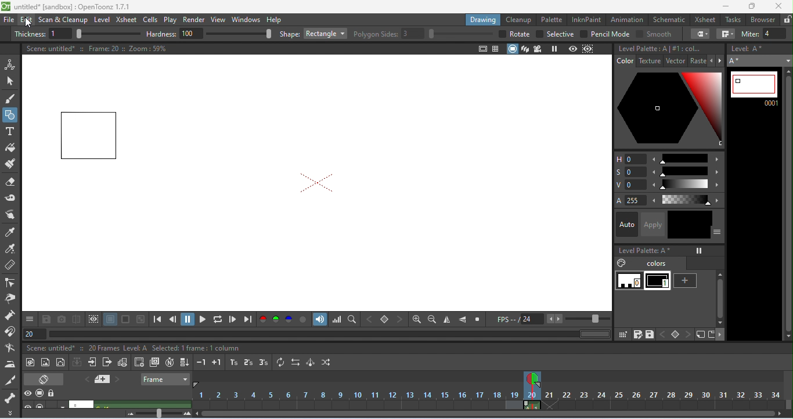 The width and height of the screenshot is (793, 419). I want to click on swing, so click(310, 362).